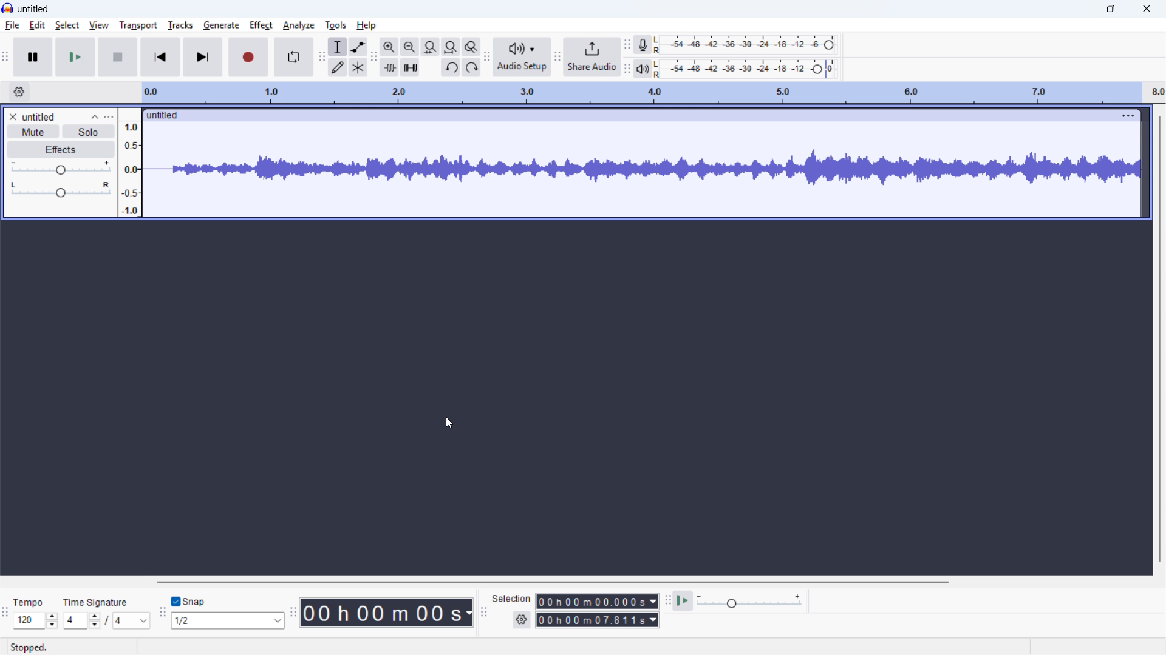 The image size is (1166, 655). I want to click on Fit selection to width, so click(430, 47).